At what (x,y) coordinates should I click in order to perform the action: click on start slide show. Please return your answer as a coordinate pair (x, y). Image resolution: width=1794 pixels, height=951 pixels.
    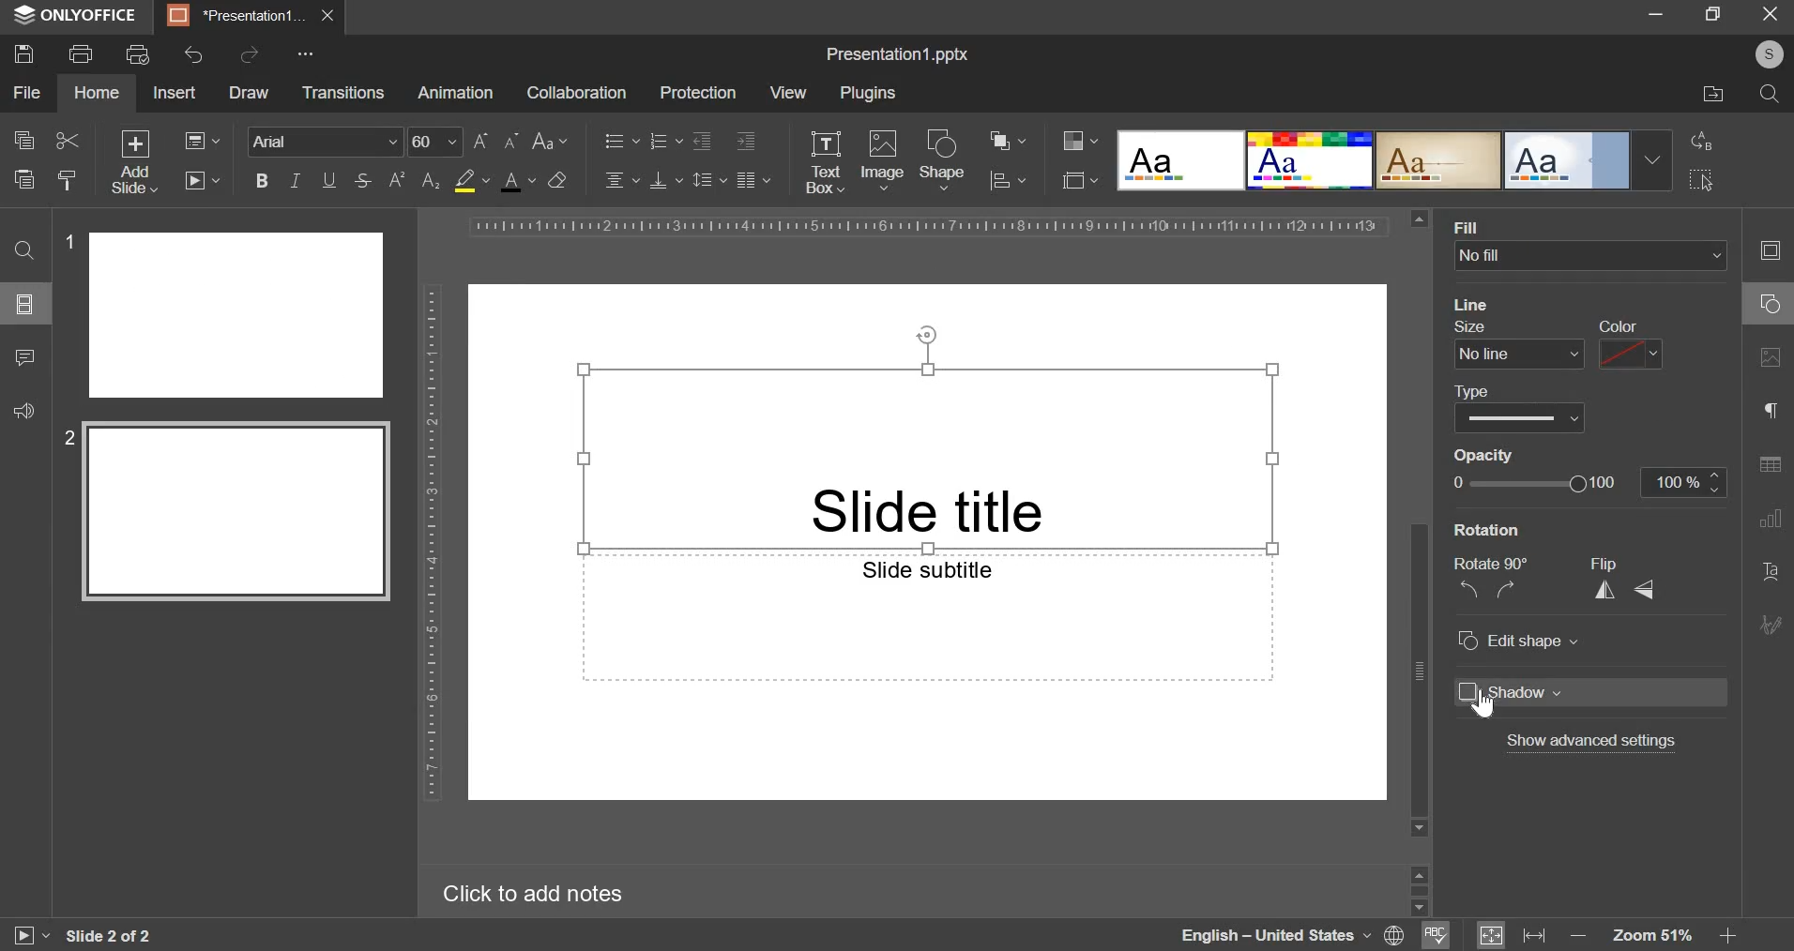
    Looking at the image, I should click on (23, 938).